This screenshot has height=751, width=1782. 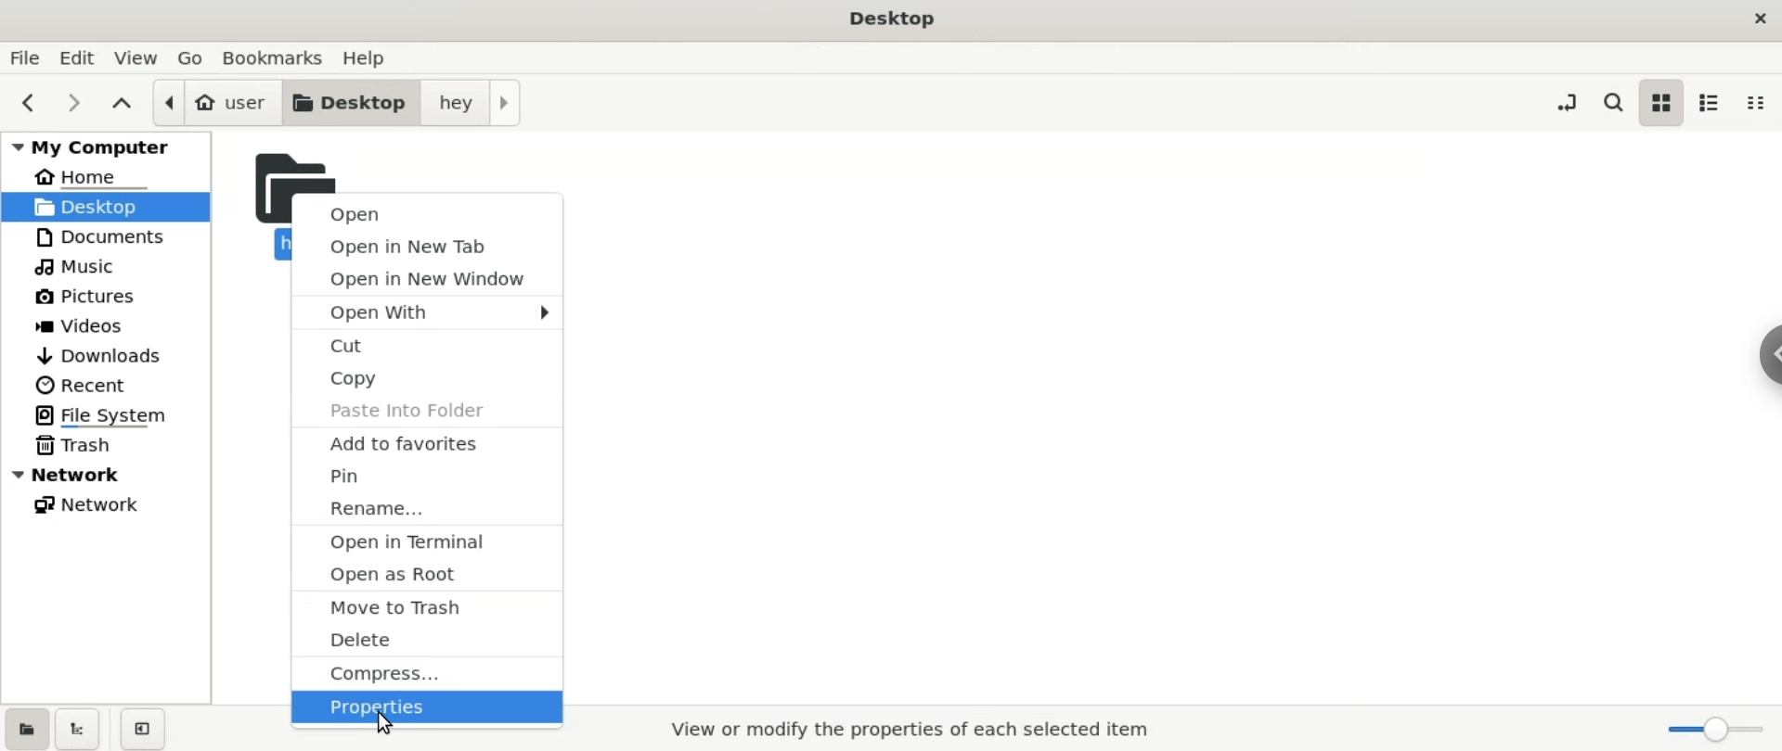 What do you see at coordinates (212, 101) in the screenshot?
I see `user` at bounding box center [212, 101].